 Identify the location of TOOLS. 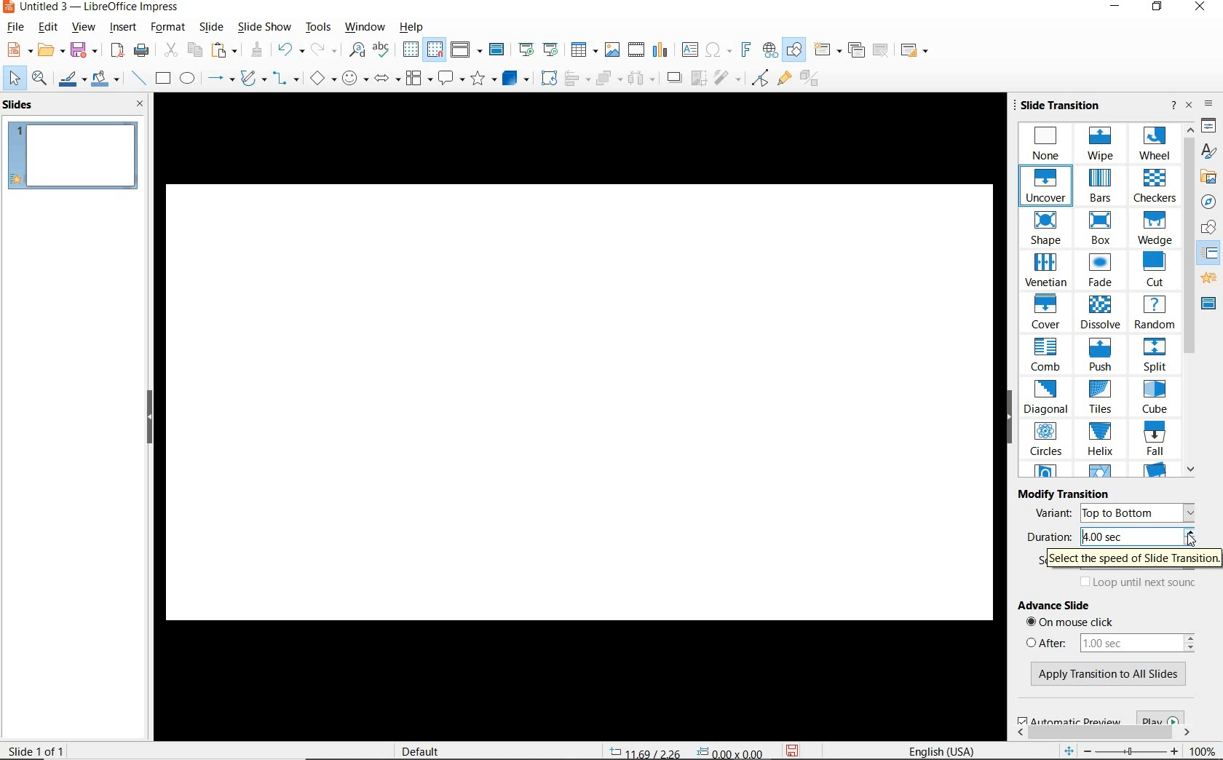
(317, 27).